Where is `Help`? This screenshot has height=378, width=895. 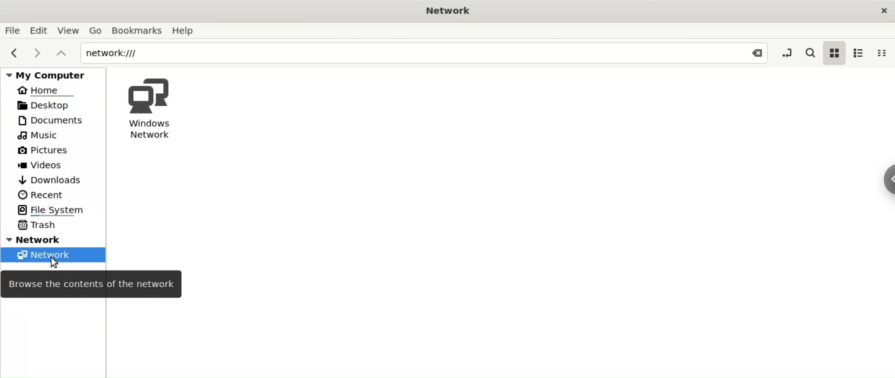 Help is located at coordinates (185, 31).